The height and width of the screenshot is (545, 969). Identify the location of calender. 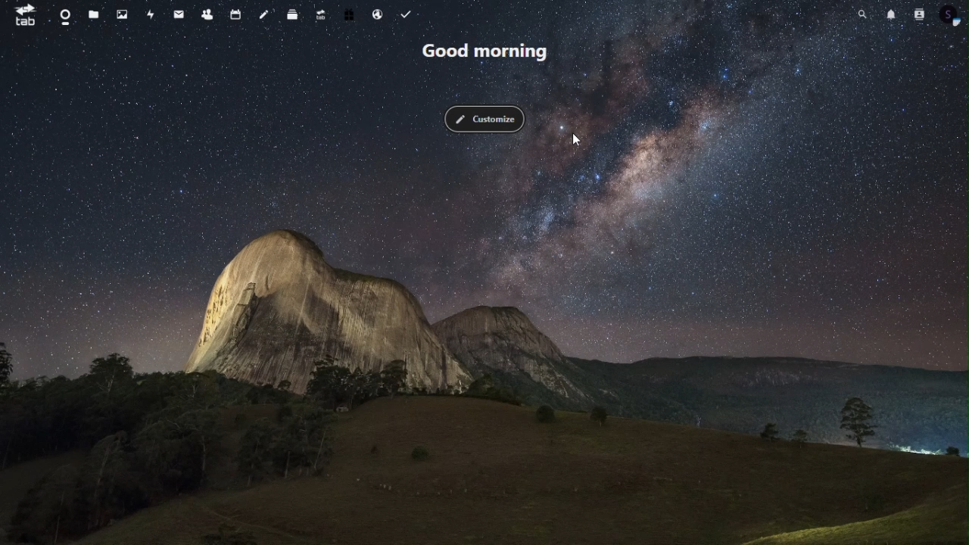
(237, 16).